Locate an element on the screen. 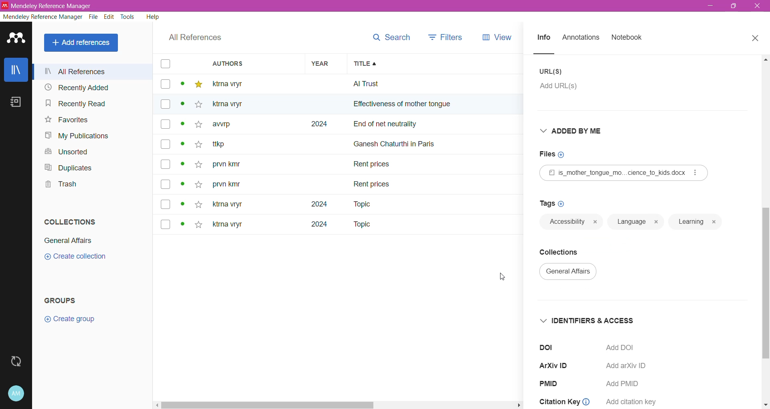  dot  is located at coordinates (180, 107).